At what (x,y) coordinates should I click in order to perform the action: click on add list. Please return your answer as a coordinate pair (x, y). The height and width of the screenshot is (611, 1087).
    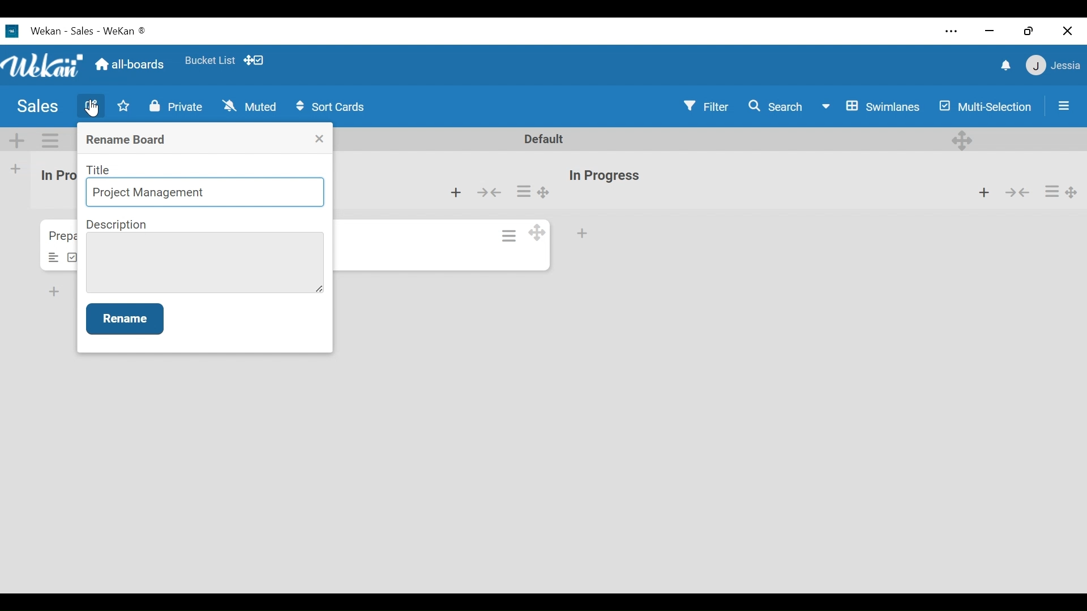
    Looking at the image, I should click on (22, 169).